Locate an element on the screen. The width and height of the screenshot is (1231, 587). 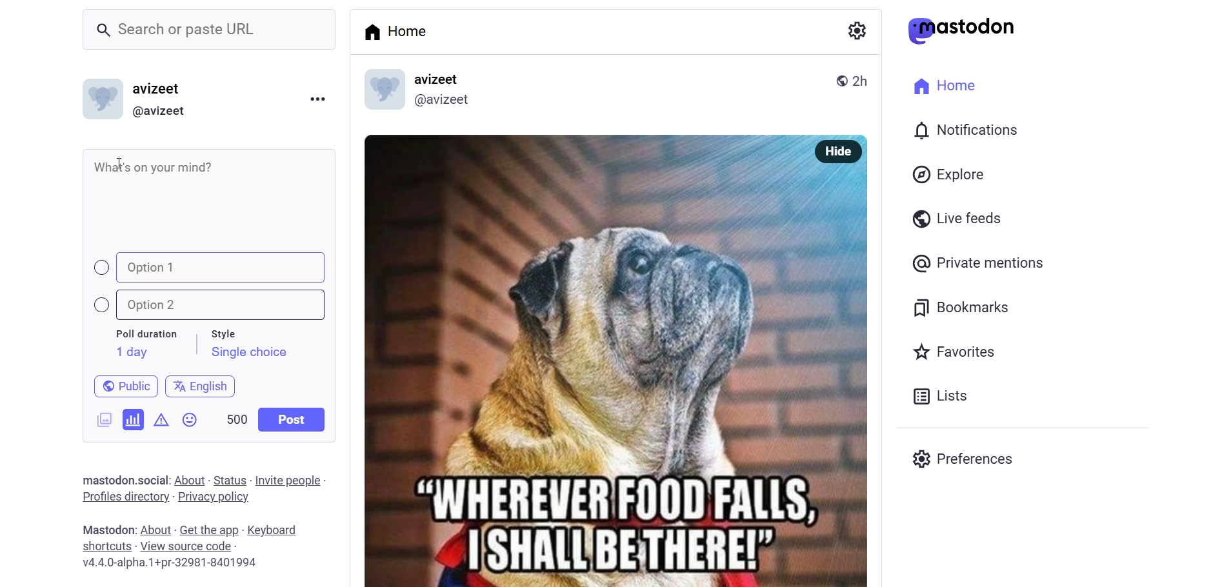
setting is located at coordinates (855, 30).